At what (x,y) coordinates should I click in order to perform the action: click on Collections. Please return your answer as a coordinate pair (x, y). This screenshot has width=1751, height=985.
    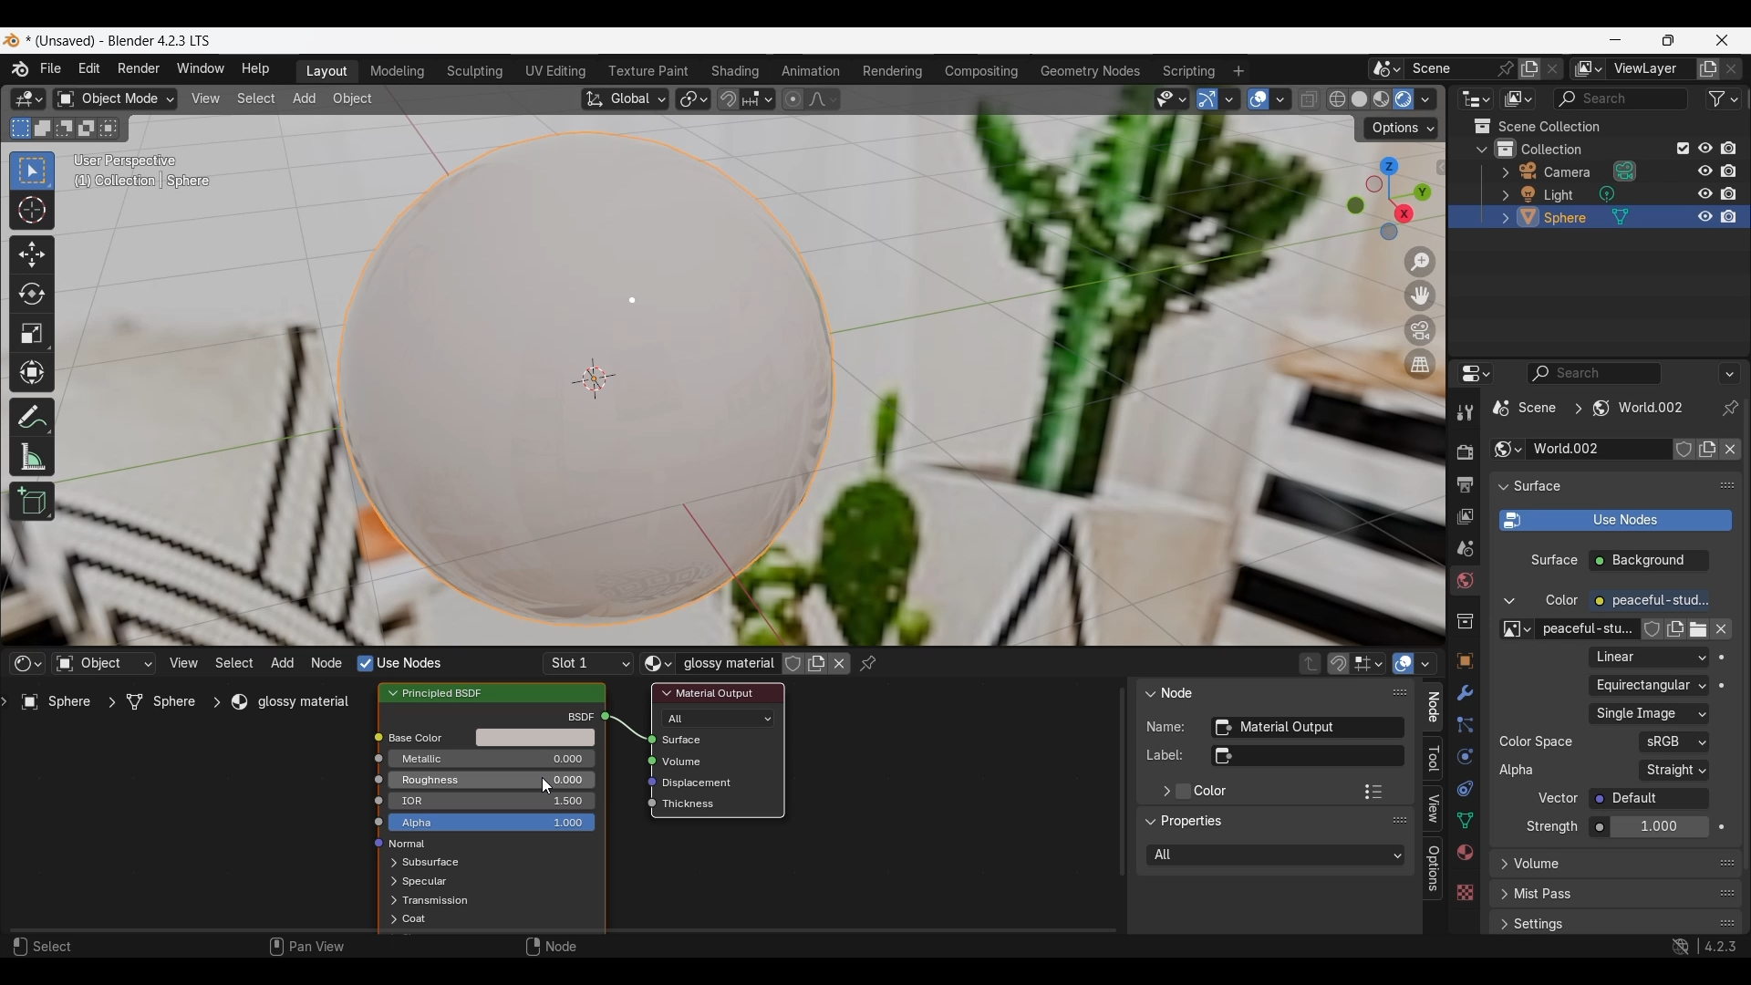
    Looking at the image, I should click on (1505, 148).